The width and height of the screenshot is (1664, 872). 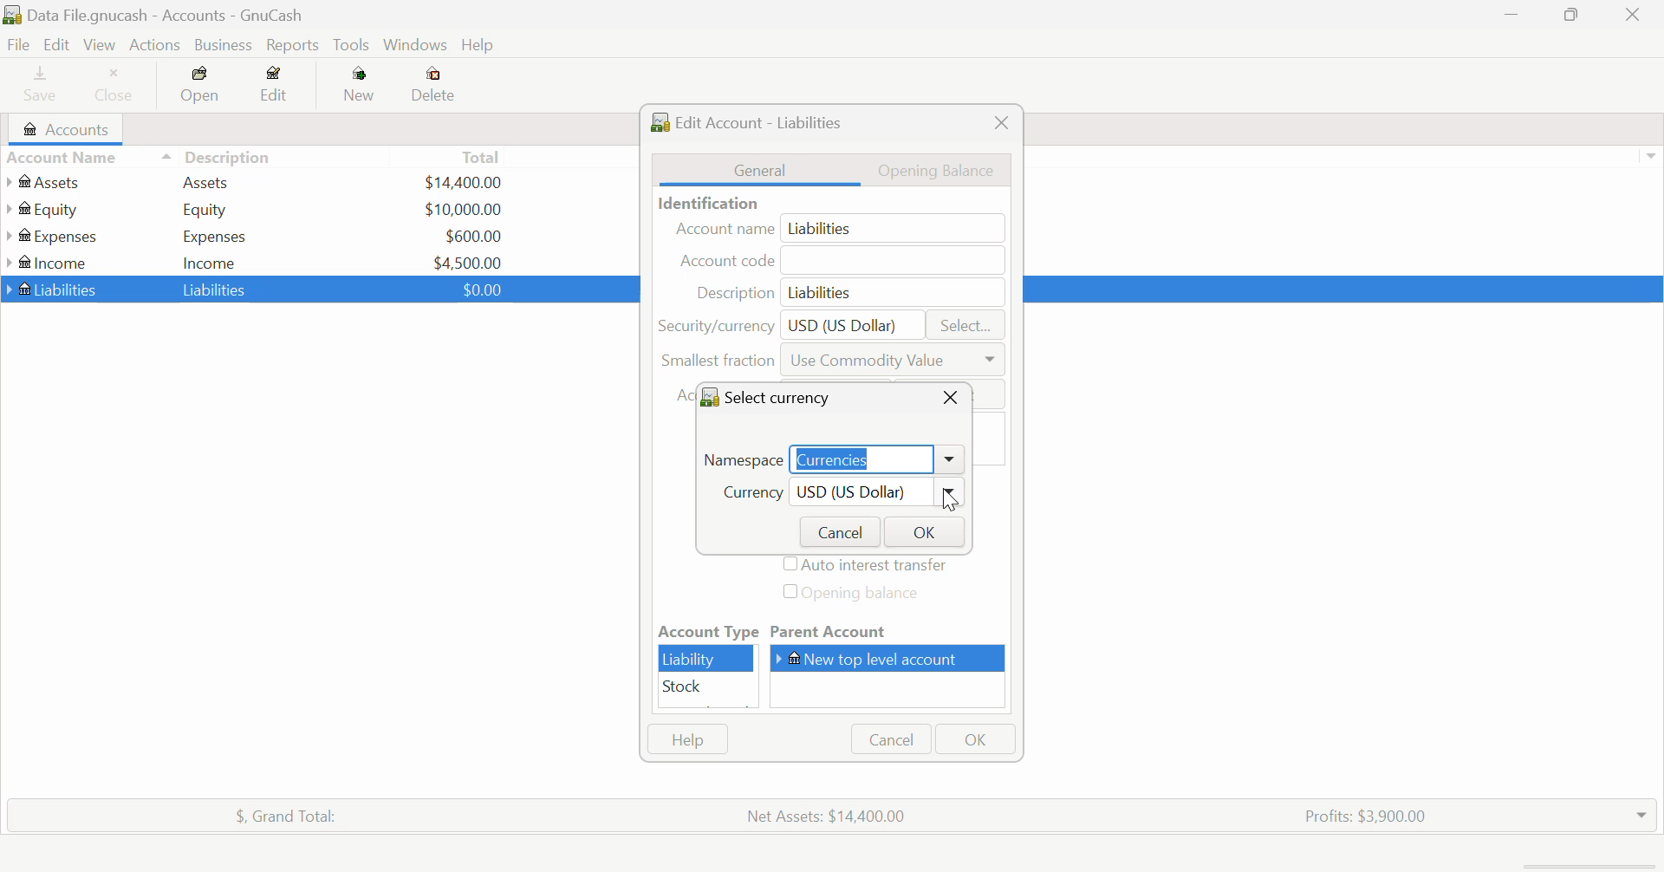 What do you see at coordinates (275, 88) in the screenshot?
I see `Edit` at bounding box center [275, 88].